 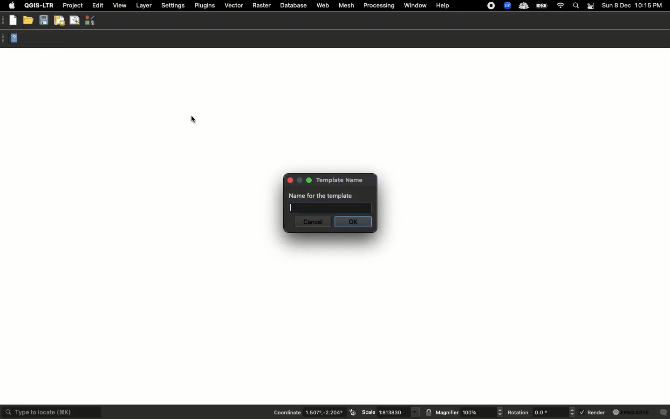 I want to click on text box, so click(x=330, y=209).